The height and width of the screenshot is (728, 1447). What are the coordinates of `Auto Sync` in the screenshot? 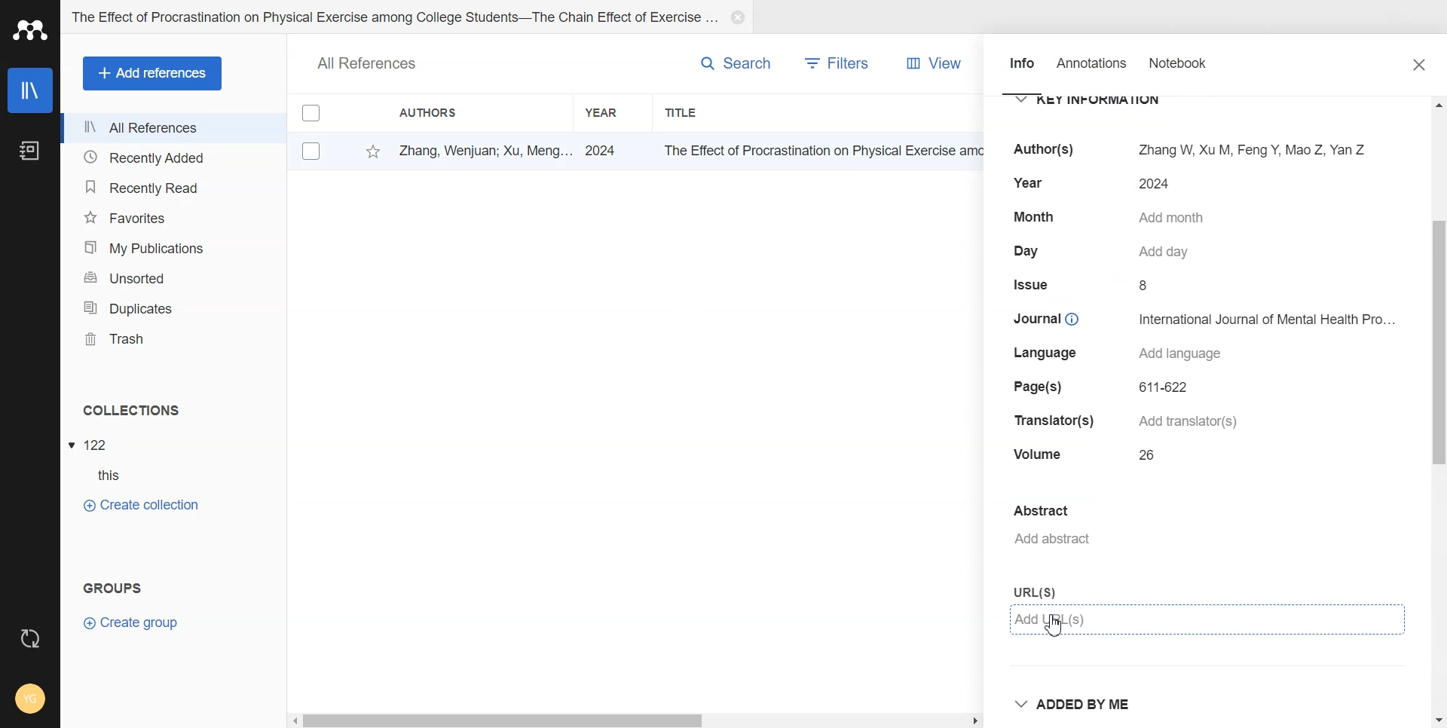 It's located at (29, 634).